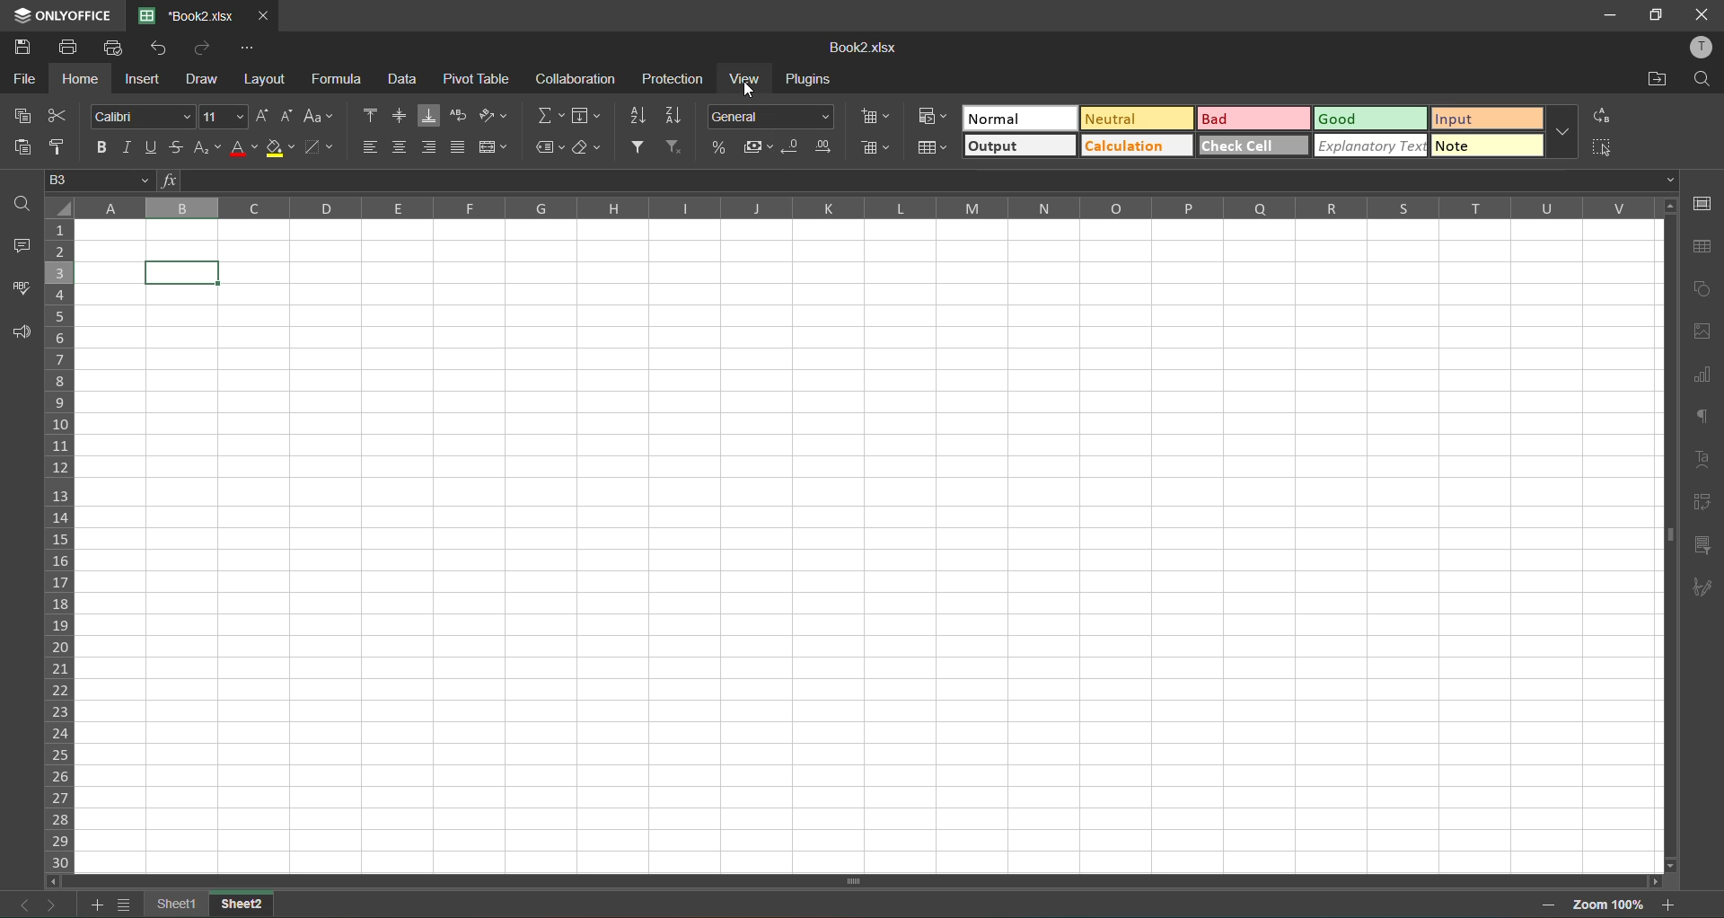  I want to click on book2.xlsx, so click(866, 49).